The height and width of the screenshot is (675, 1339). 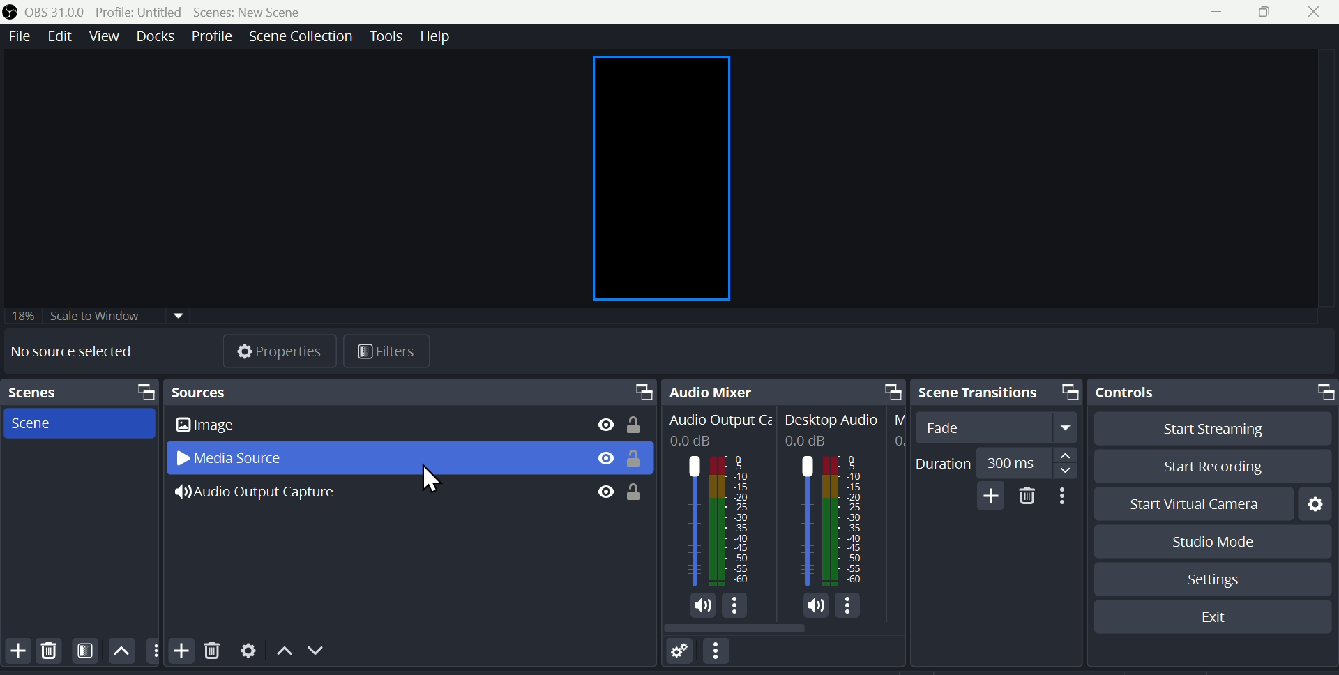 What do you see at coordinates (411, 392) in the screenshot?
I see `Source` at bounding box center [411, 392].